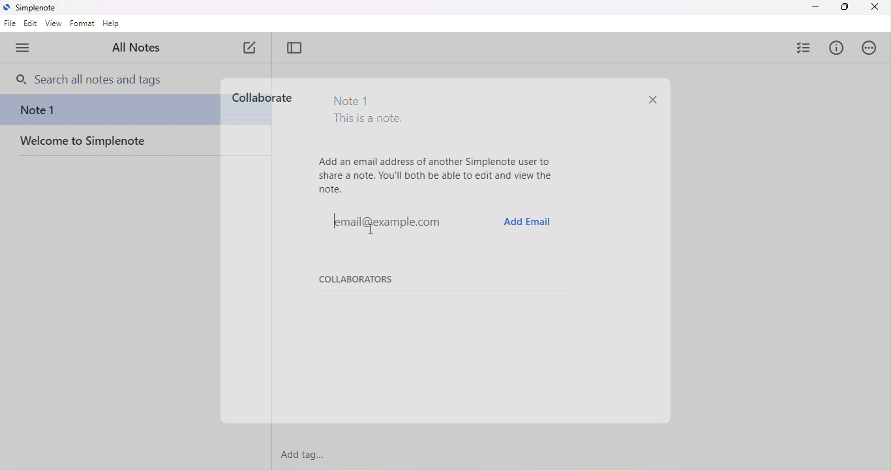 This screenshot has width=891, height=471. Describe the element at coordinates (303, 455) in the screenshot. I see `add tag` at that location.